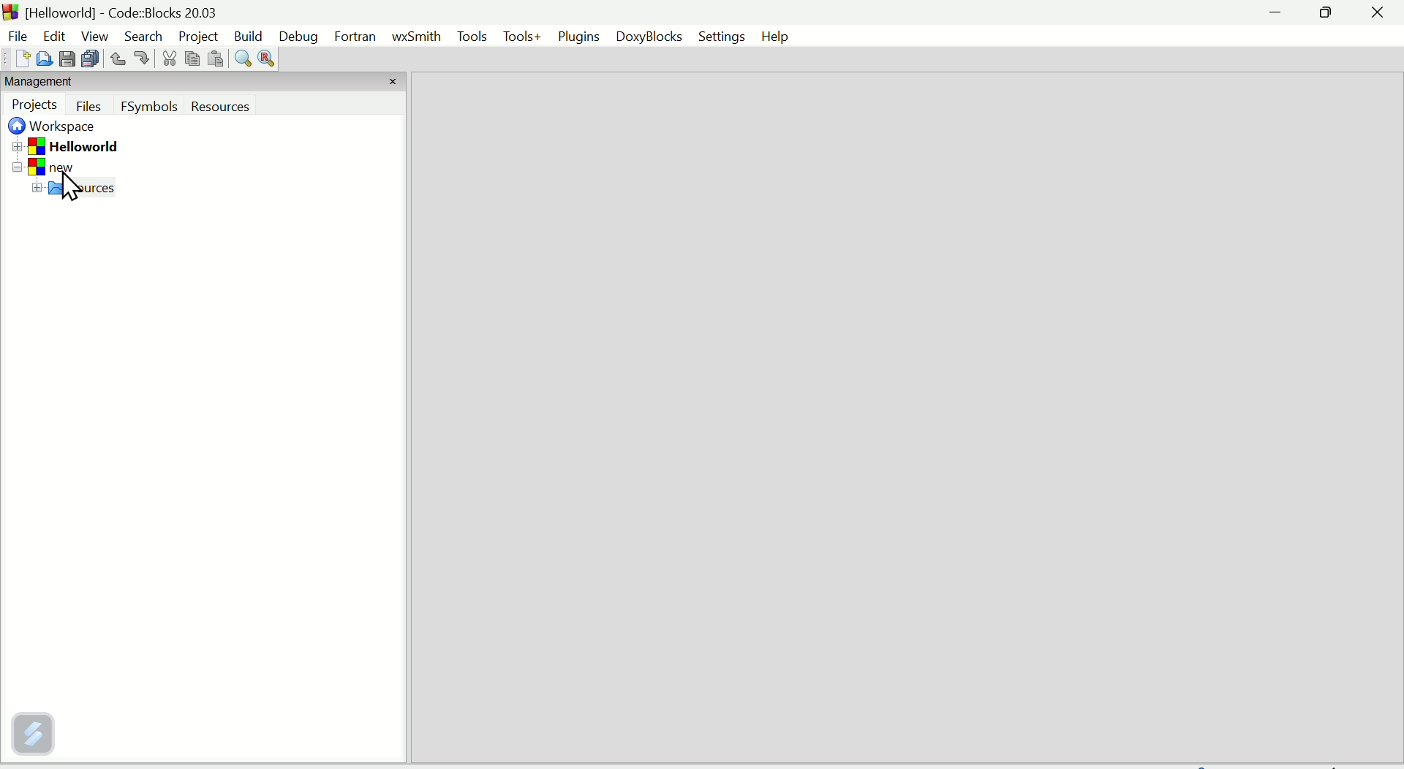  What do you see at coordinates (246, 107) in the screenshot?
I see `Resources` at bounding box center [246, 107].